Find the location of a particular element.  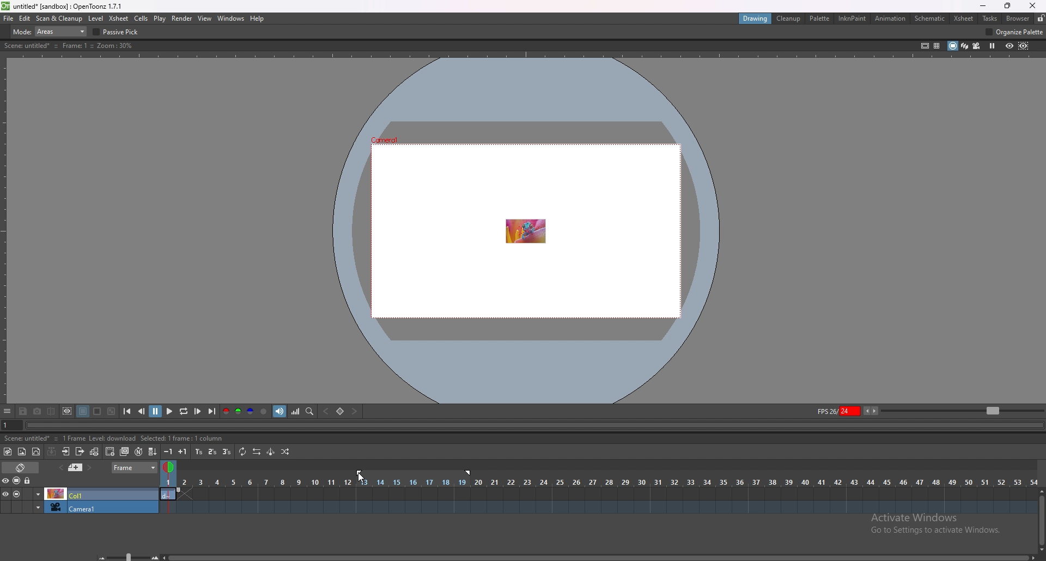

safe area is located at coordinates (926, 46).